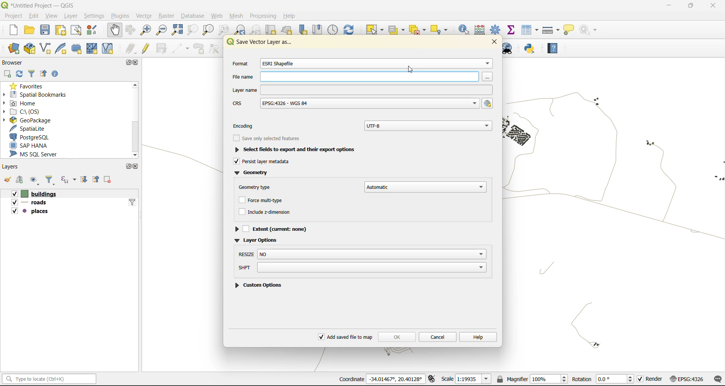 Image resolution: width=725 pixels, height=386 pixels. Describe the element at coordinates (333, 29) in the screenshot. I see `control panel` at that location.